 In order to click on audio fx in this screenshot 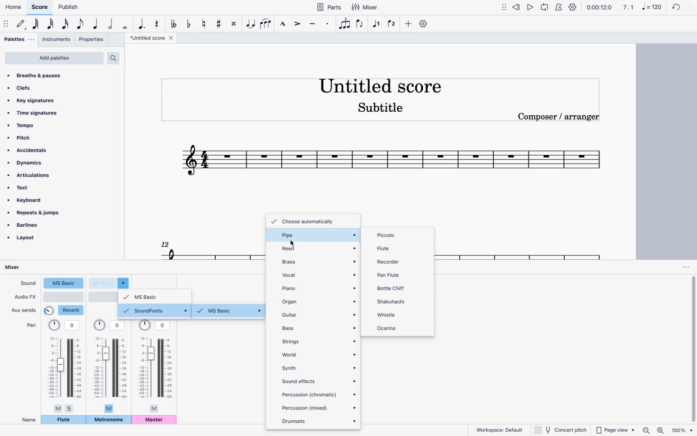, I will do `click(25, 298)`.